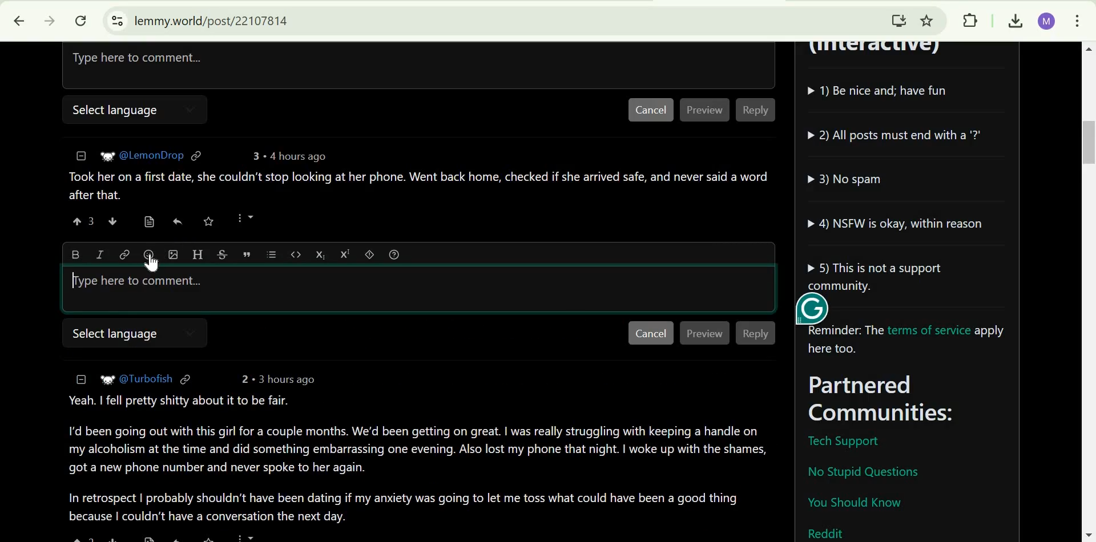 The height and width of the screenshot is (542, 1096). I want to click on comment, so click(416, 185).